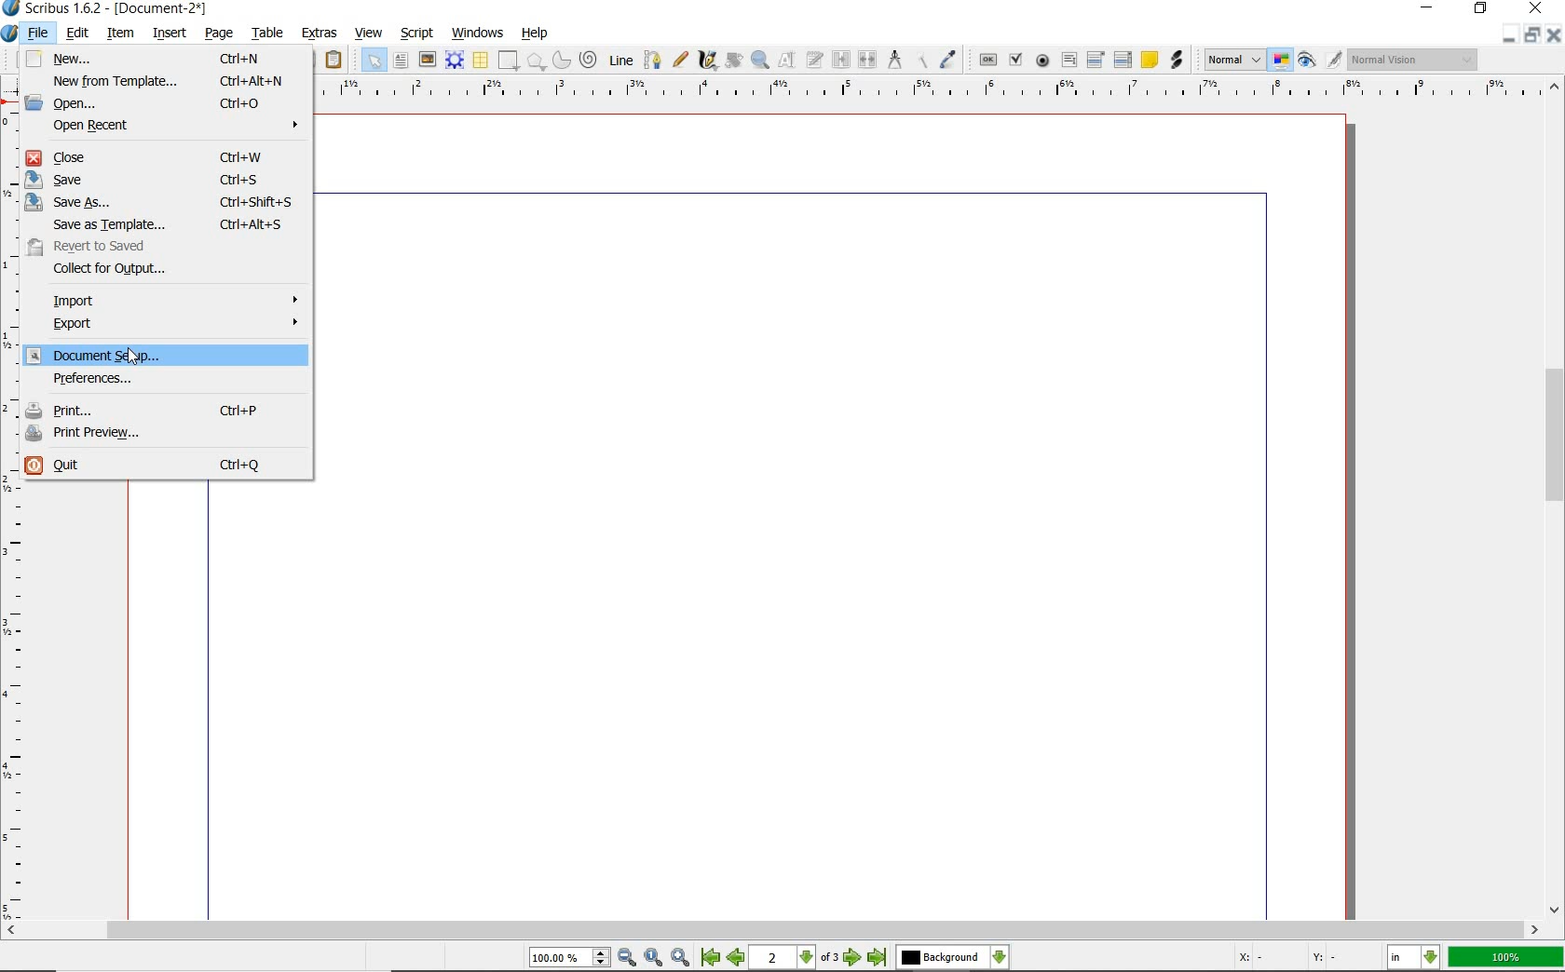  What do you see at coordinates (107, 8) in the screenshot?
I see `Scribus 1.62 - [Document-2*]` at bounding box center [107, 8].